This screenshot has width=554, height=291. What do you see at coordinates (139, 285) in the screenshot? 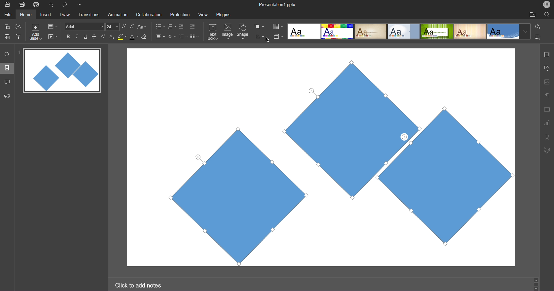
I see `click to add notes` at bounding box center [139, 285].